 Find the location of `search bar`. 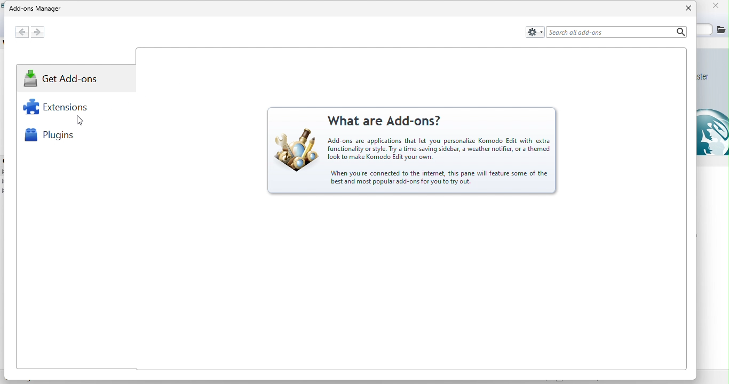

search bar is located at coordinates (616, 32).